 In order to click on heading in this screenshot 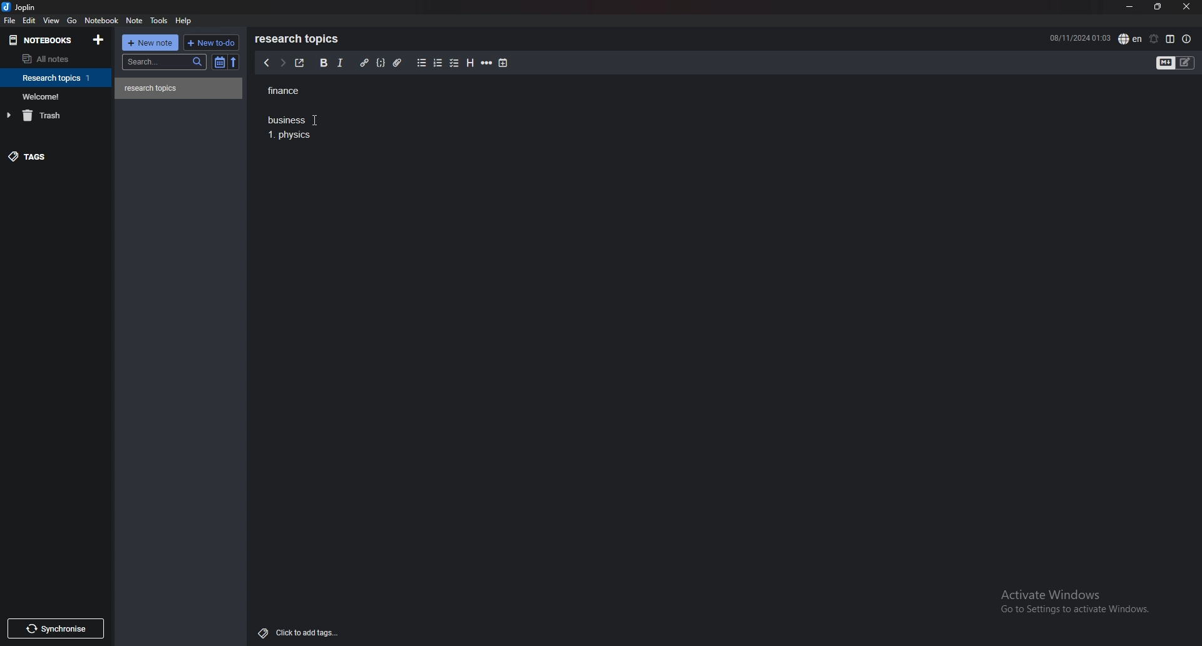, I will do `click(470, 63)`.